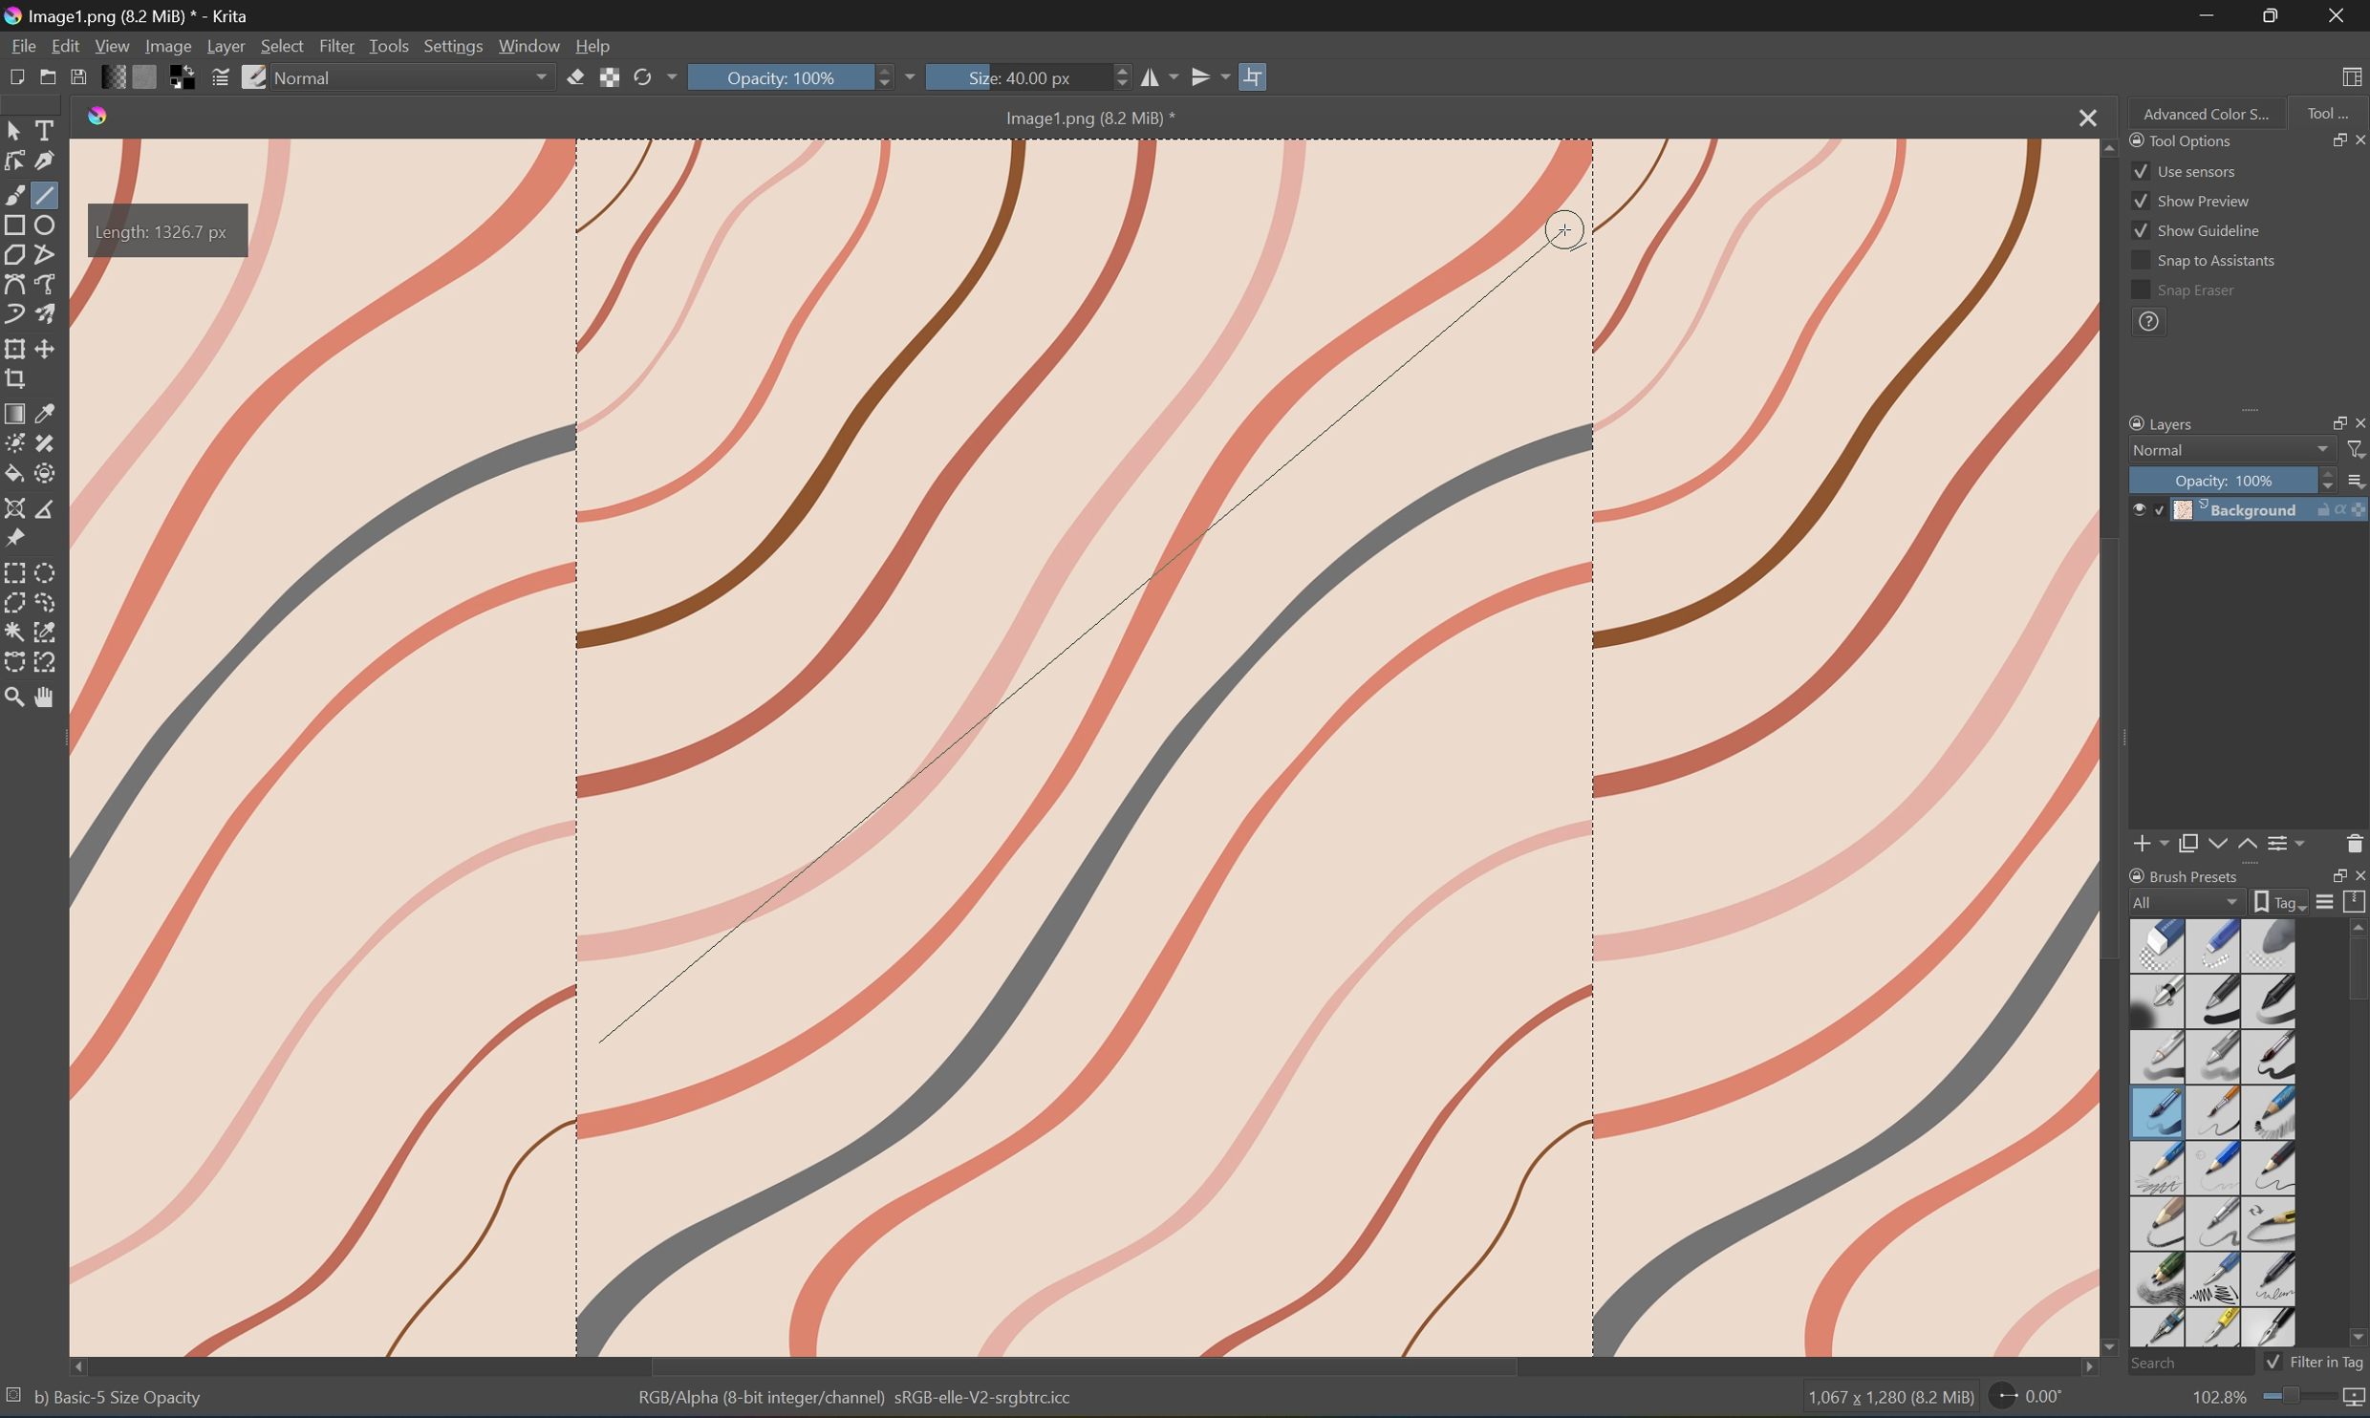 This screenshot has width=2370, height=1418. What do you see at coordinates (15, 602) in the screenshot?
I see `Polygonal selection tool` at bounding box center [15, 602].